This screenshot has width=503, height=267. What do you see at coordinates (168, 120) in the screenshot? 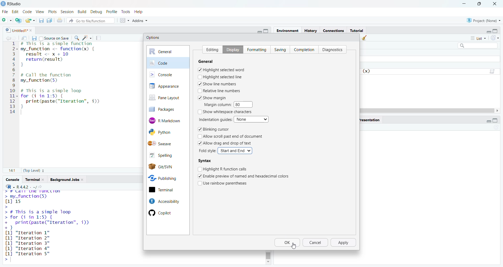
I see `R Markdown` at bounding box center [168, 120].